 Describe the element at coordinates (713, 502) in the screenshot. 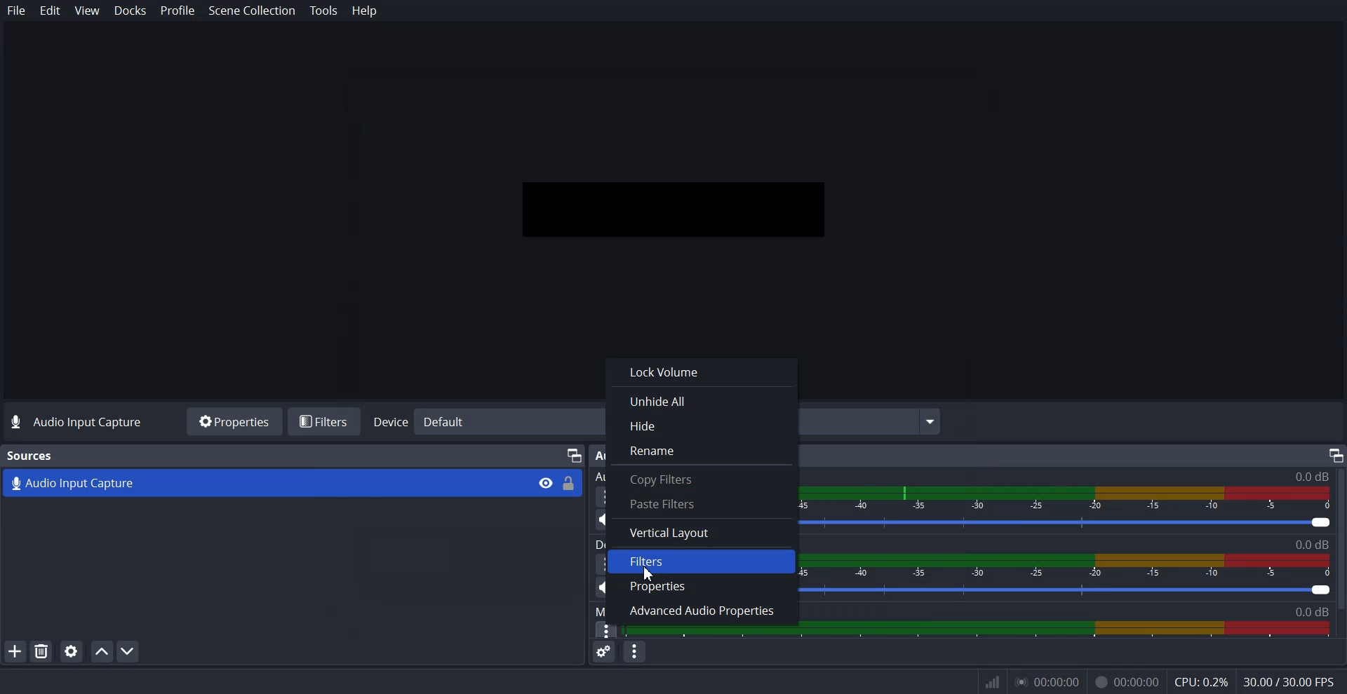

I see `Paste Filters` at that location.